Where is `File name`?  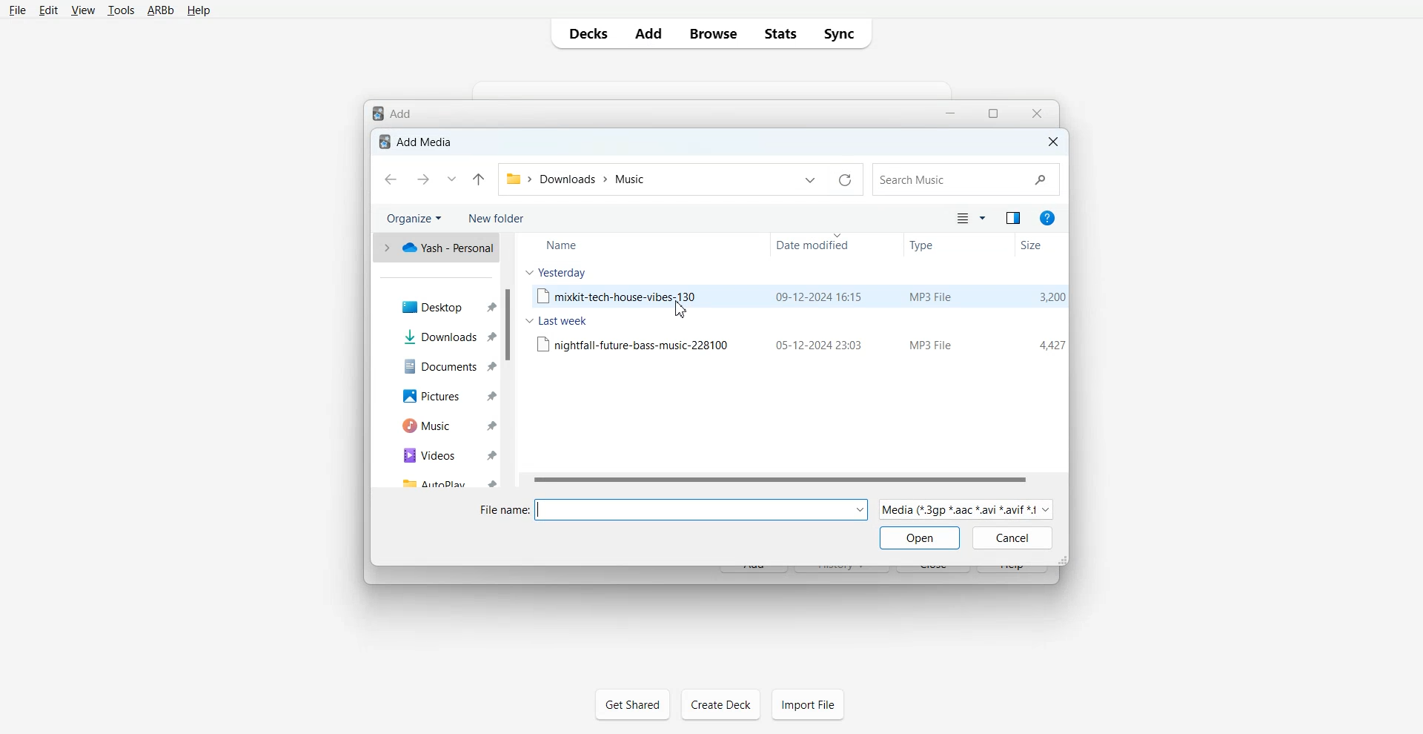 File name is located at coordinates (671, 509).